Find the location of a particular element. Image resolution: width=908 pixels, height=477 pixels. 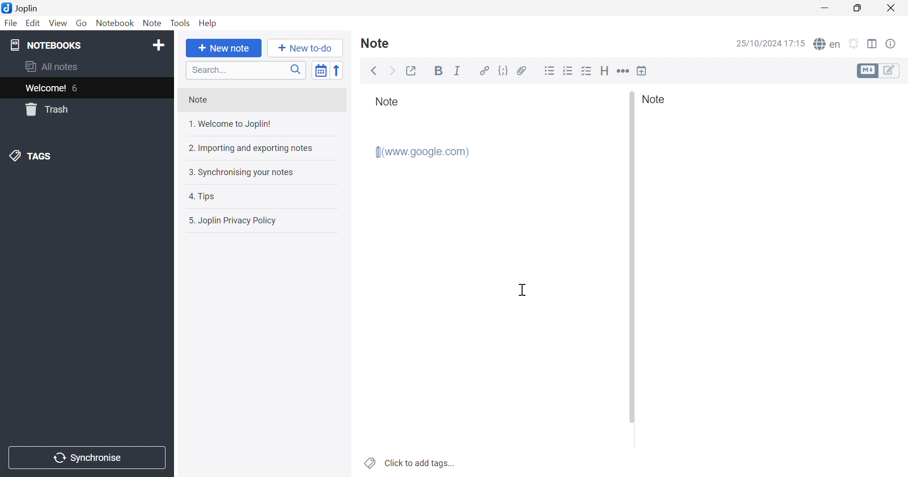

Italic is located at coordinates (458, 70).